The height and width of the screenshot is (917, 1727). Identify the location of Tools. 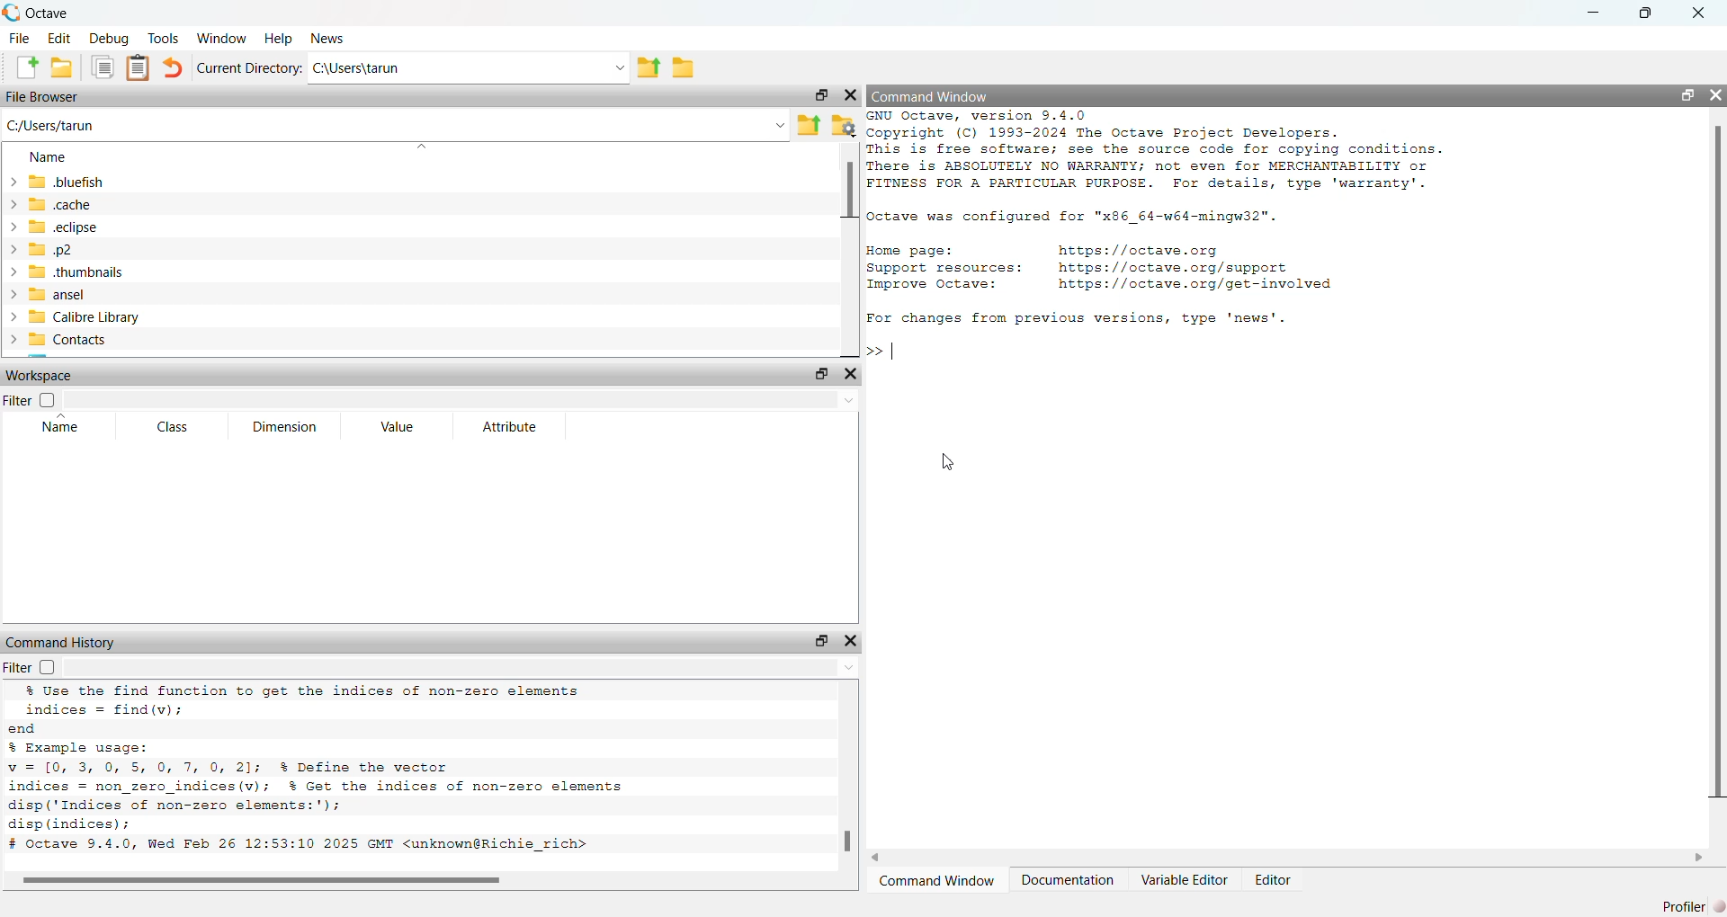
(161, 39).